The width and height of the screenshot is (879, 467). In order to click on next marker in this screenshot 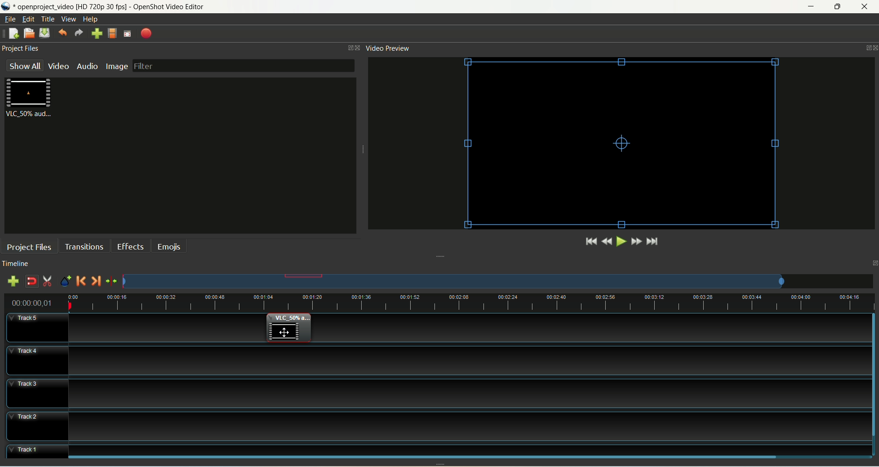, I will do `click(95, 281)`.